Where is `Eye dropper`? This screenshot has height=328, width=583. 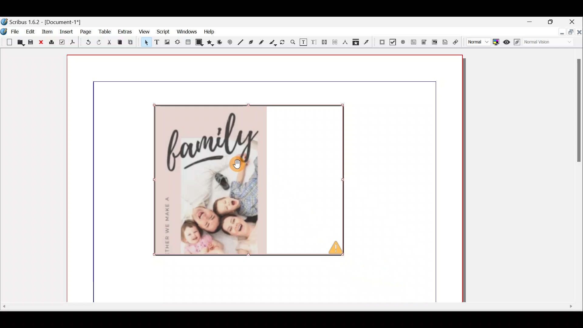
Eye dropper is located at coordinates (367, 42).